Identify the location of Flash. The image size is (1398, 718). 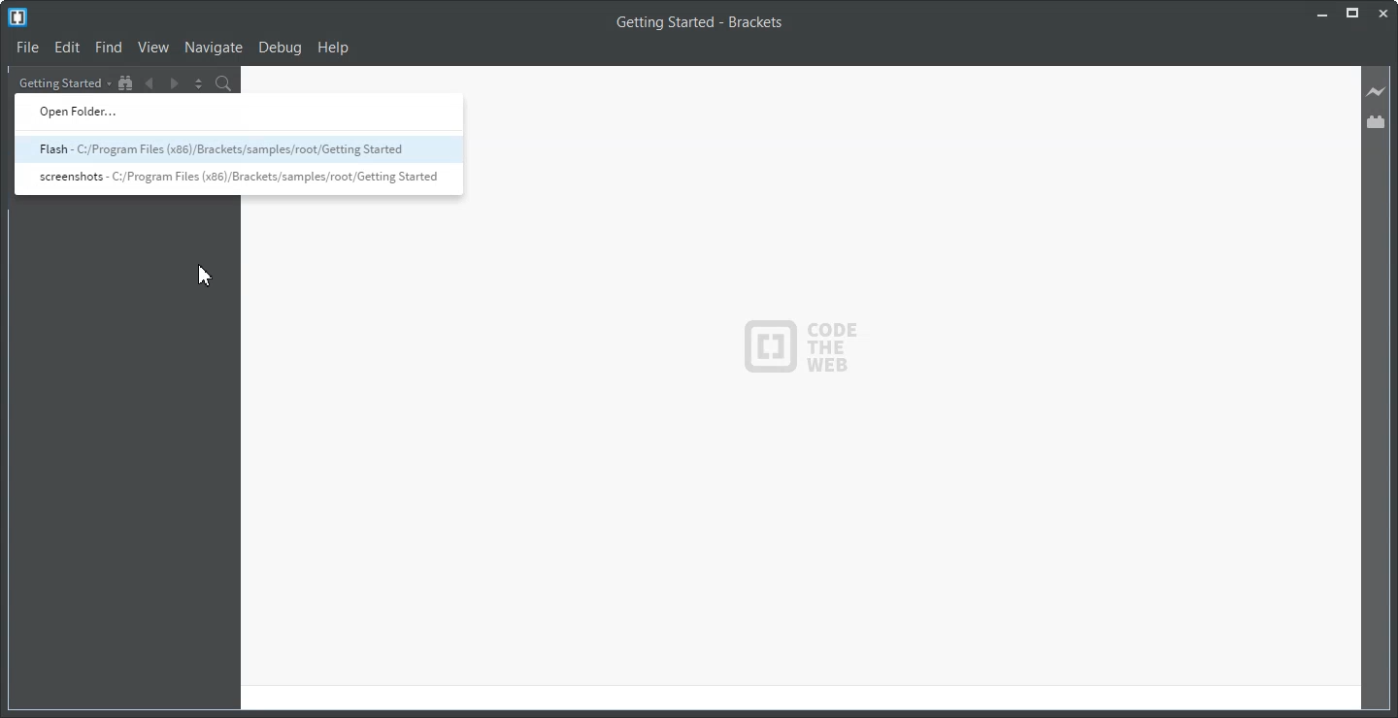
(237, 150).